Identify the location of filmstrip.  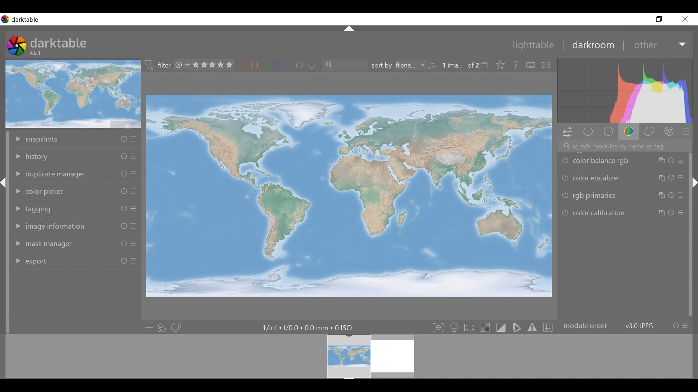
(348, 356).